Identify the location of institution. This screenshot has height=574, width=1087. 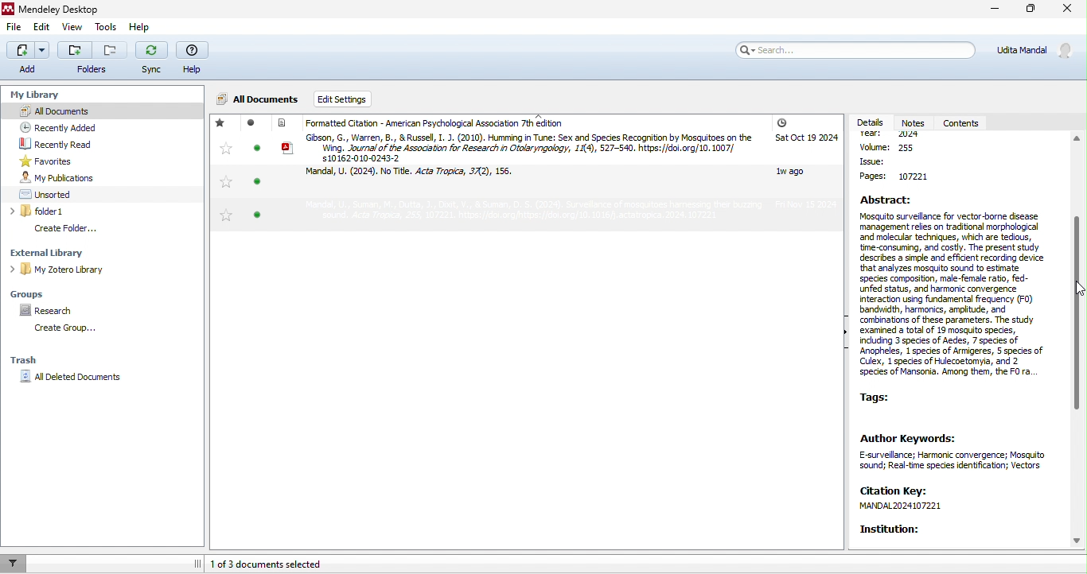
(907, 529).